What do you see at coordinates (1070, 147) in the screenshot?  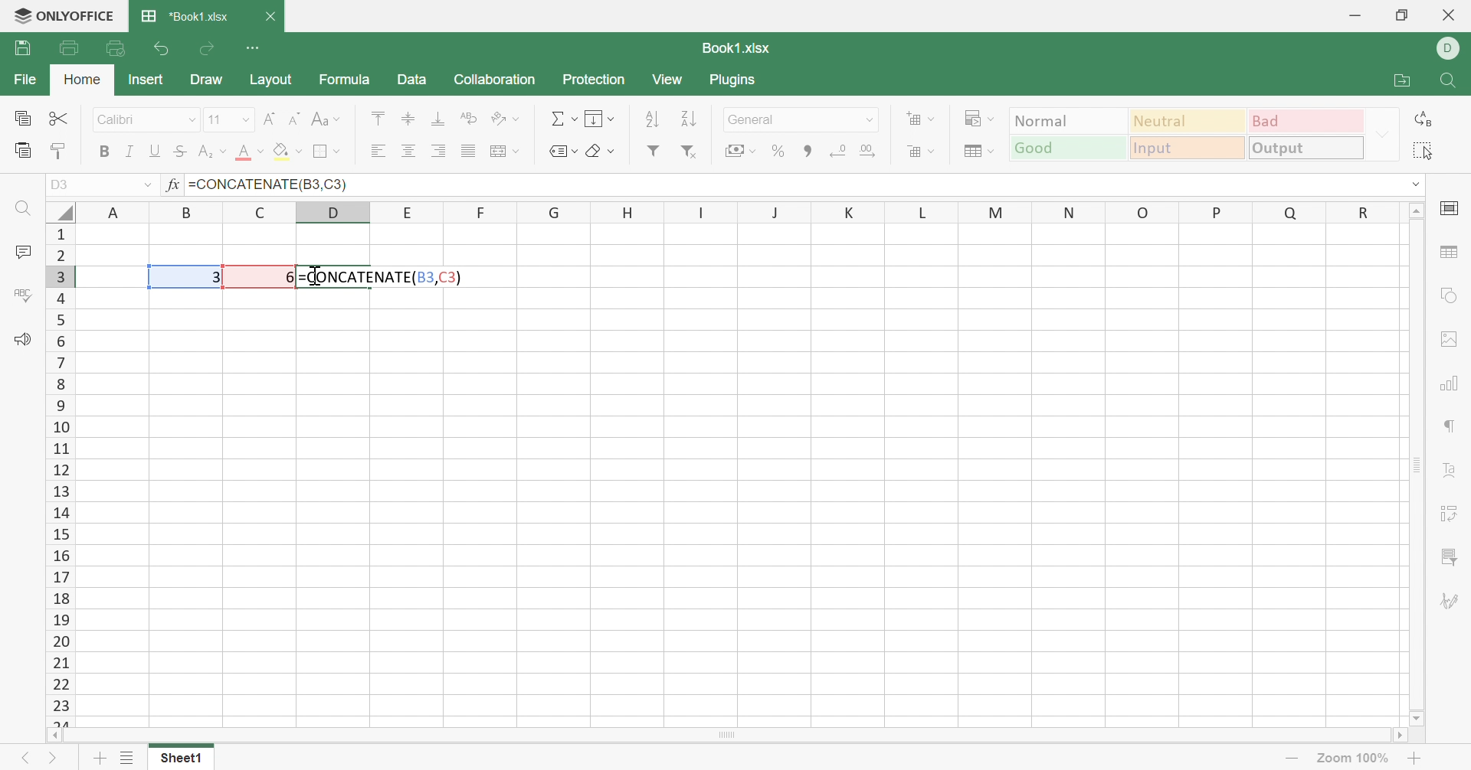 I see `Good` at bounding box center [1070, 147].